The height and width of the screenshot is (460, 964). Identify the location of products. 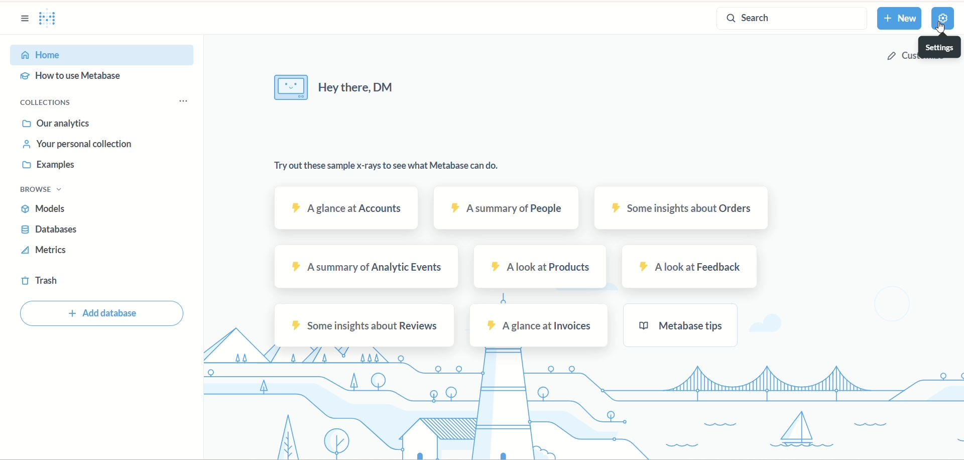
(541, 268).